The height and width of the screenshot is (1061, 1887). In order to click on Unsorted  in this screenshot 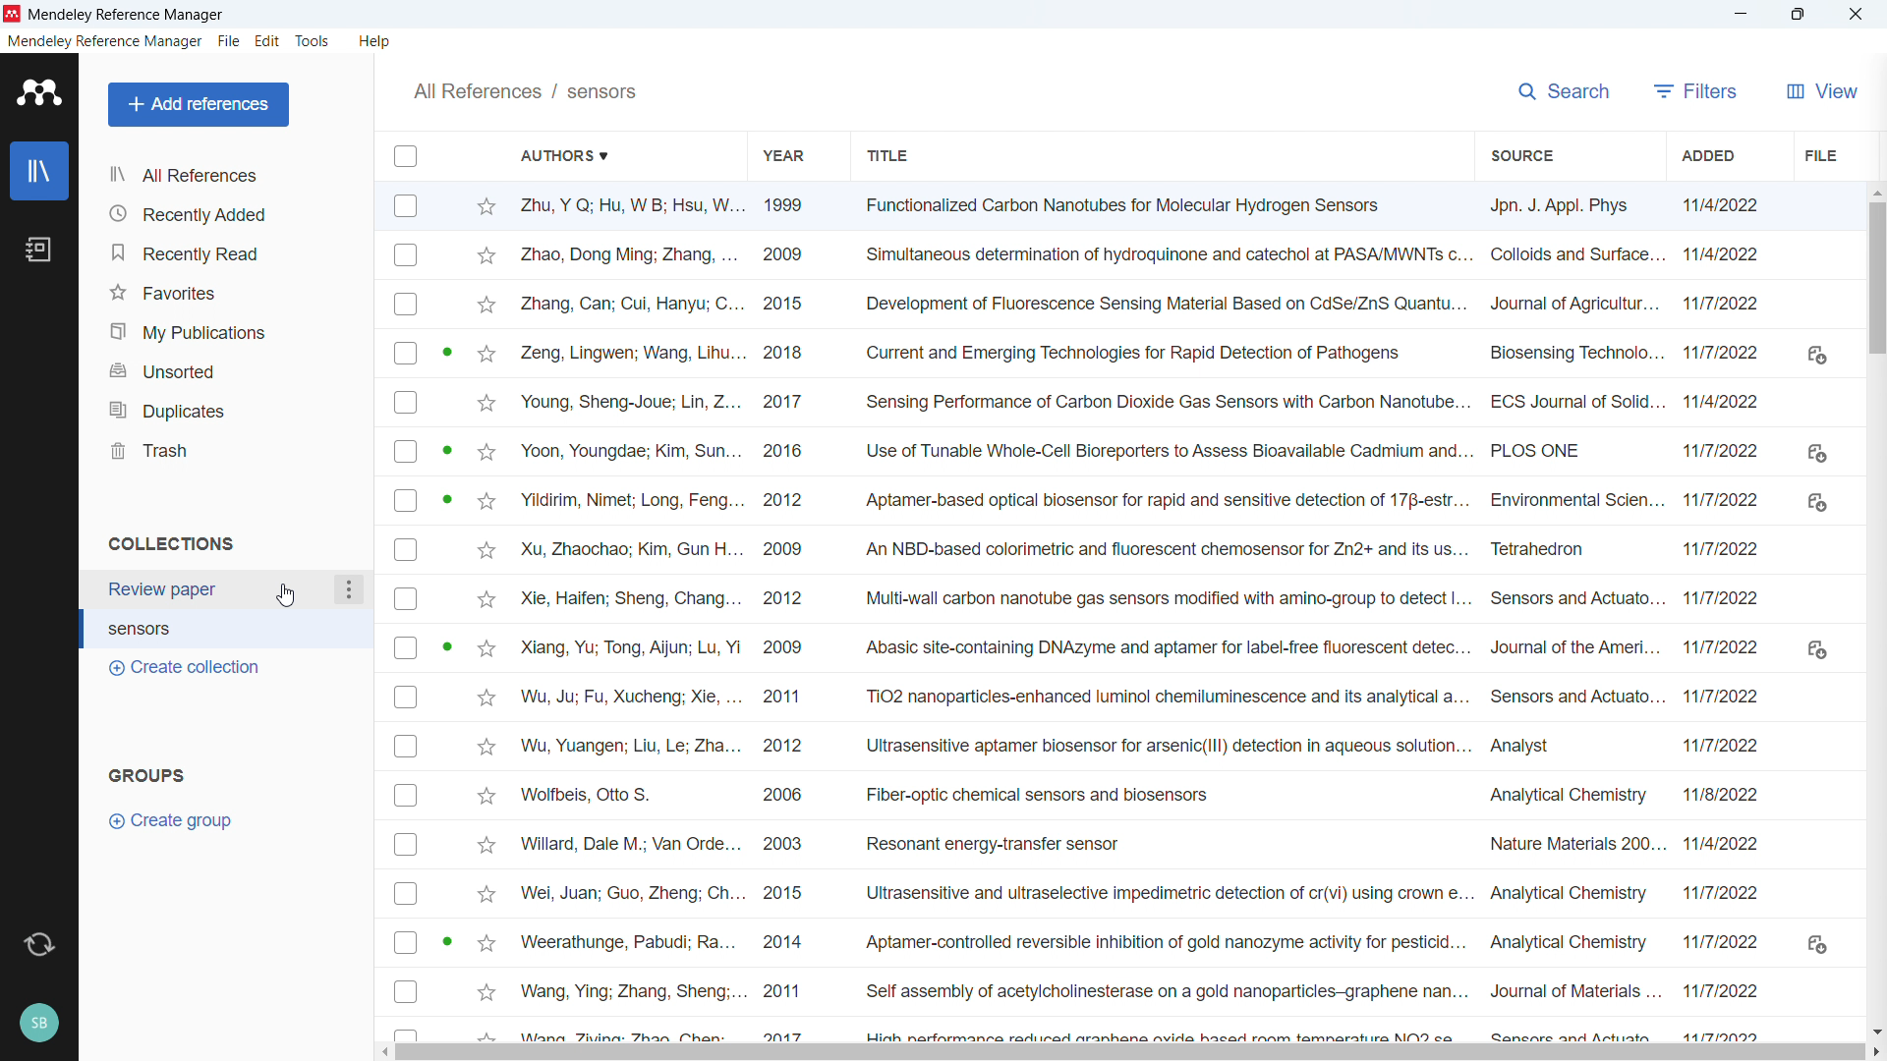, I will do `click(231, 372)`.